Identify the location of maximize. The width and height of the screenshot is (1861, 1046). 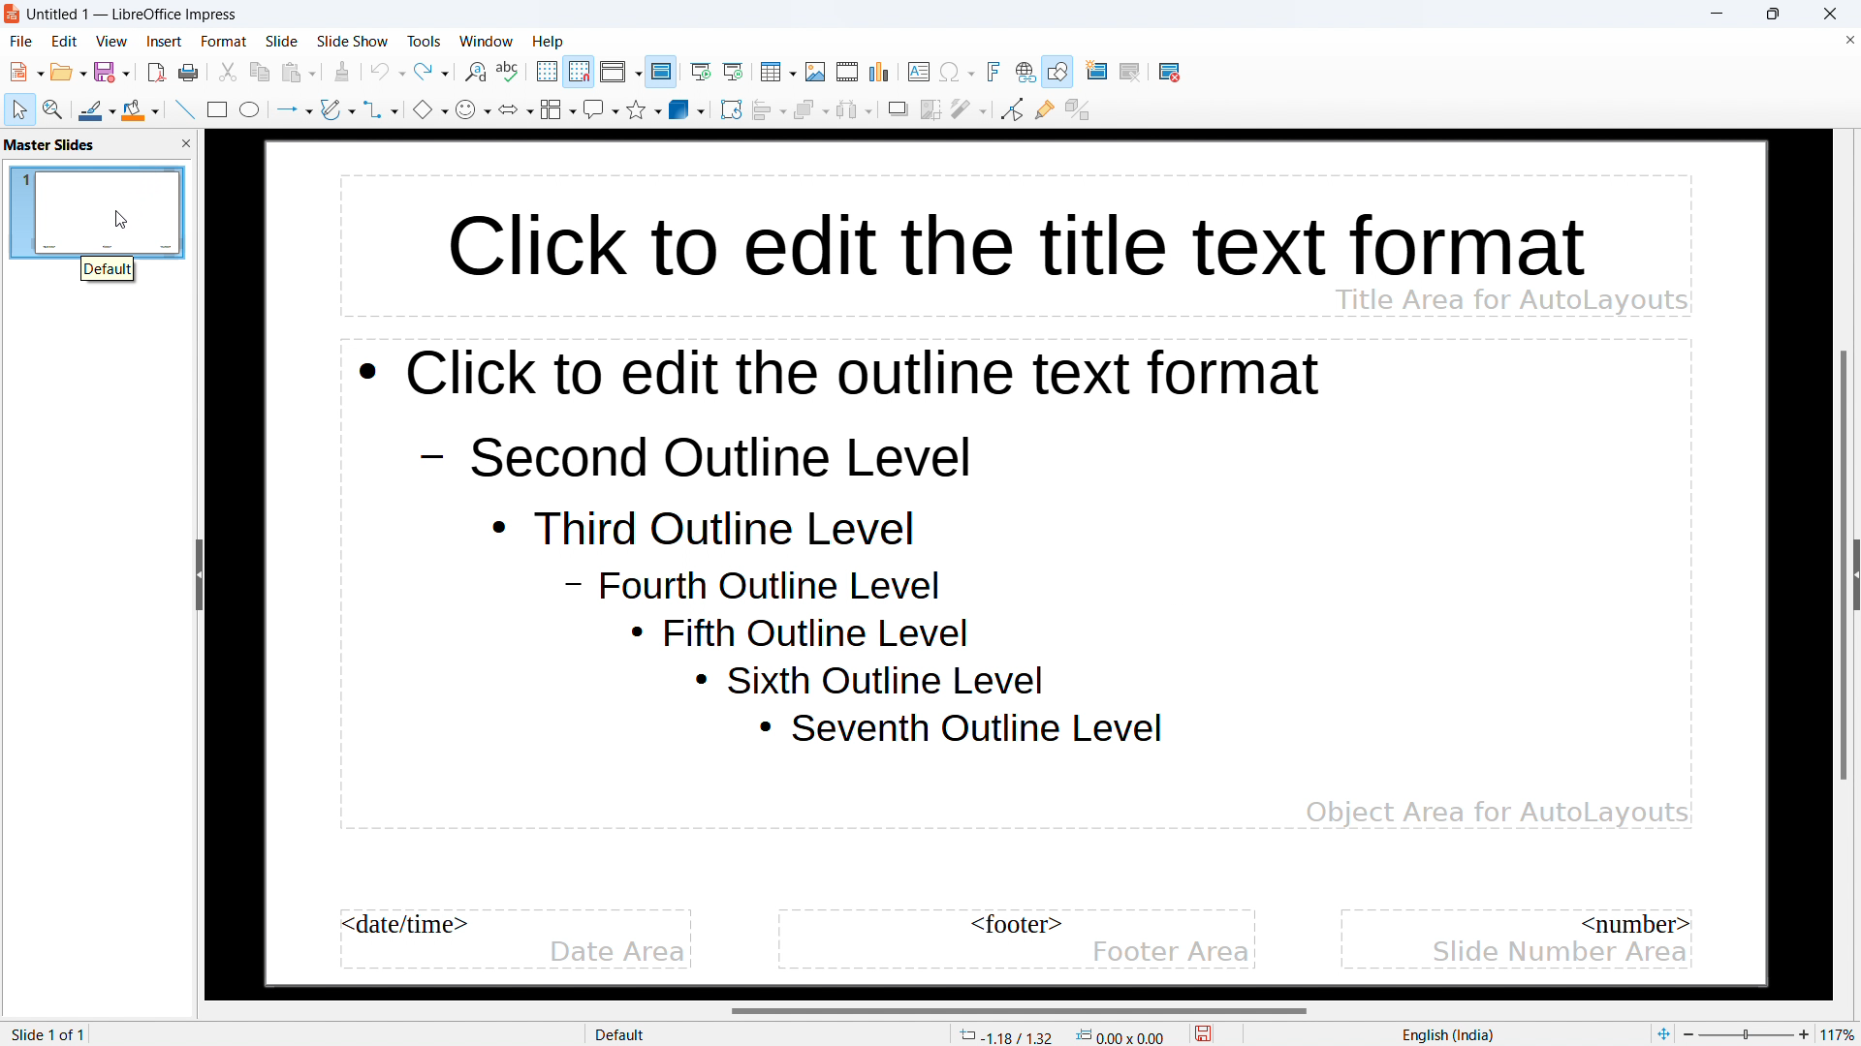
(1772, 14).